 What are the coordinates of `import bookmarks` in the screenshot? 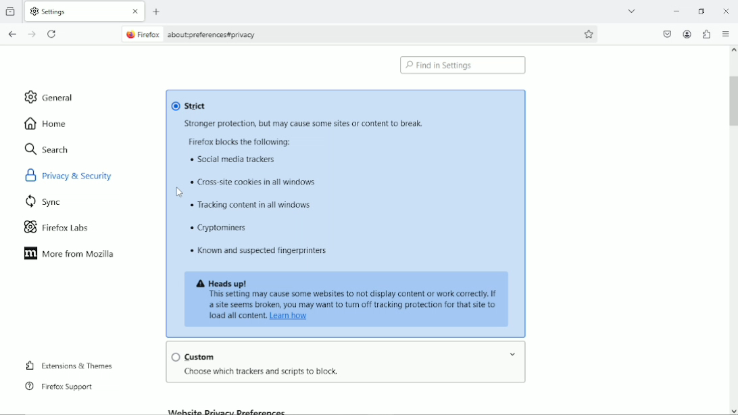 It's located at (45, 53).